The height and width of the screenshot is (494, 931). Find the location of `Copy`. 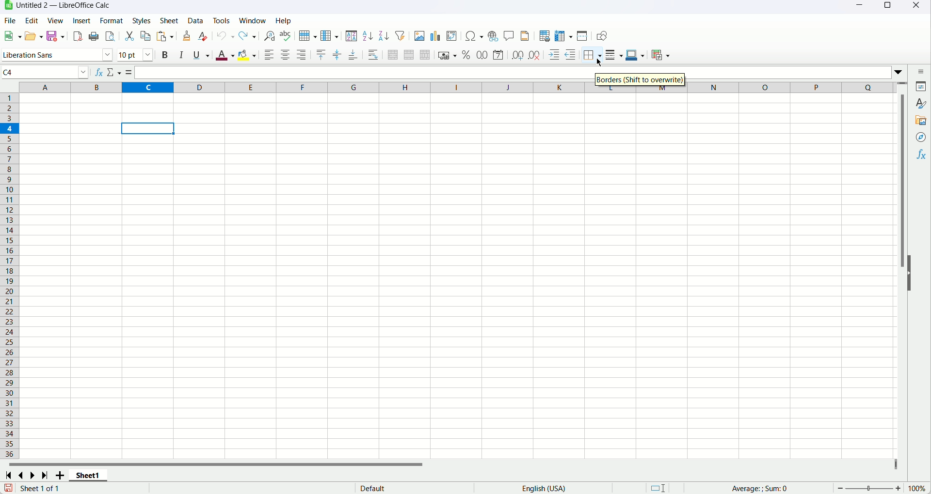

Copy is located at coordinates (145, 36).